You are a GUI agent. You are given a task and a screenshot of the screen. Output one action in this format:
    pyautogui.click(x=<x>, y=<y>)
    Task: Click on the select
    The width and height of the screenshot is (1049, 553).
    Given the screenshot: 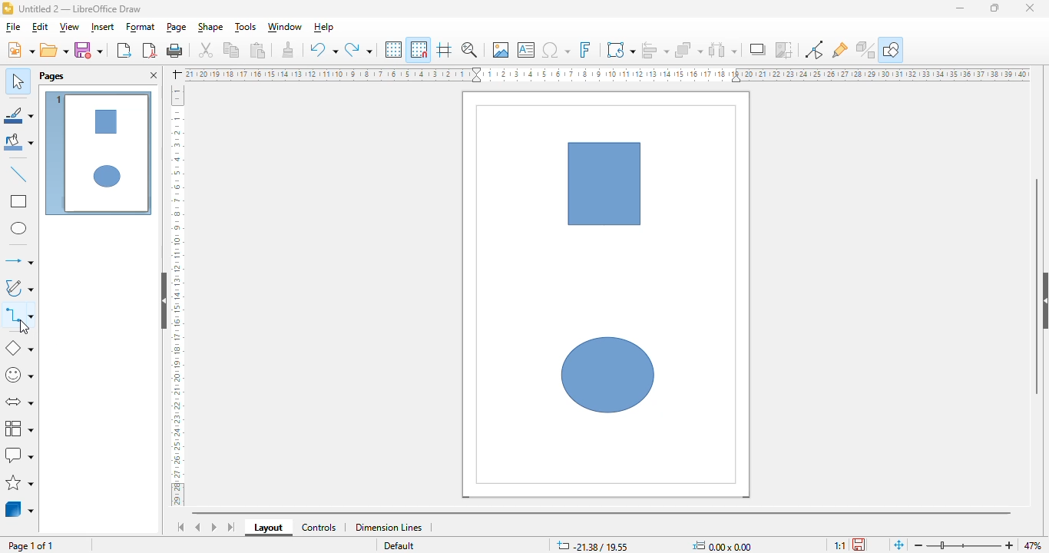 What is the action you would take?
    pyautogui.click(x=18, y=80)
    